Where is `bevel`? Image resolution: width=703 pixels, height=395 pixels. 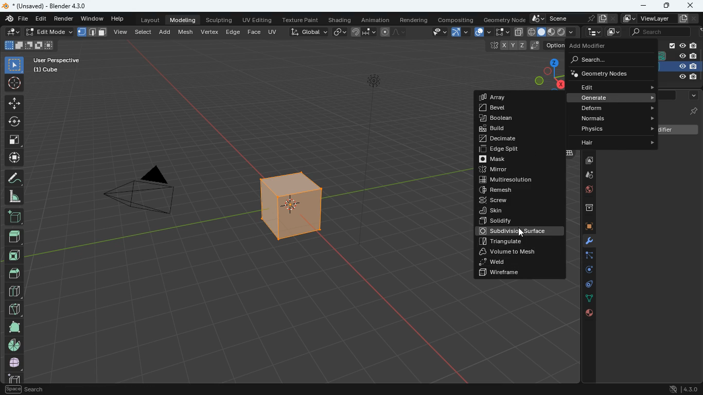
bevel is located at coordinates (502, 109).